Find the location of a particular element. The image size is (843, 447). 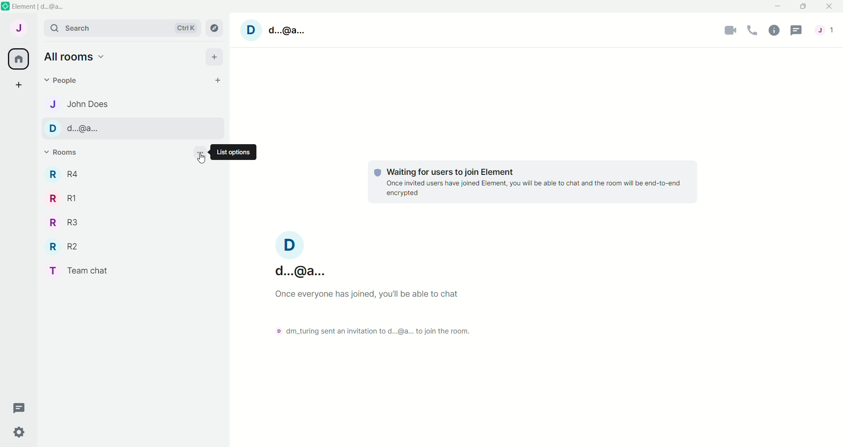

List options is located at coordinates (201, 153).